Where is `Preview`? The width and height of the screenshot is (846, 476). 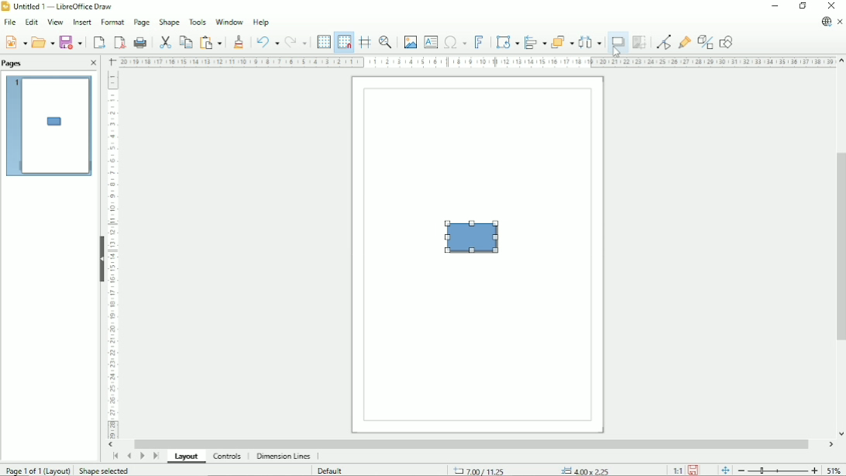 Preview is located at coordinates (50, 126).